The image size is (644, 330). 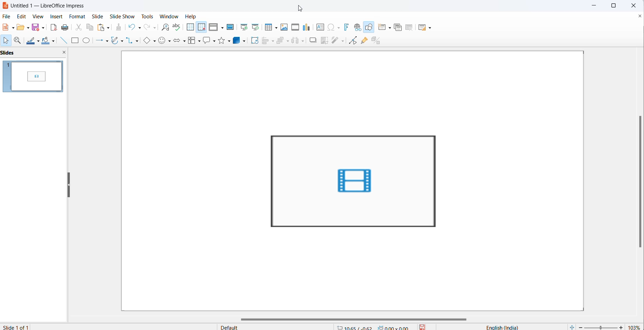 I want to click on new slide, so click(x=381, y=27).